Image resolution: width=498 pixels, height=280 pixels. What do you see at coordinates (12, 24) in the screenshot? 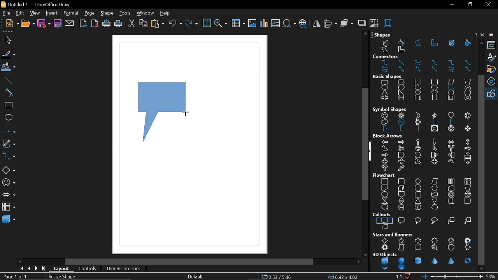
I see `new` at bounding box center [12, 24].